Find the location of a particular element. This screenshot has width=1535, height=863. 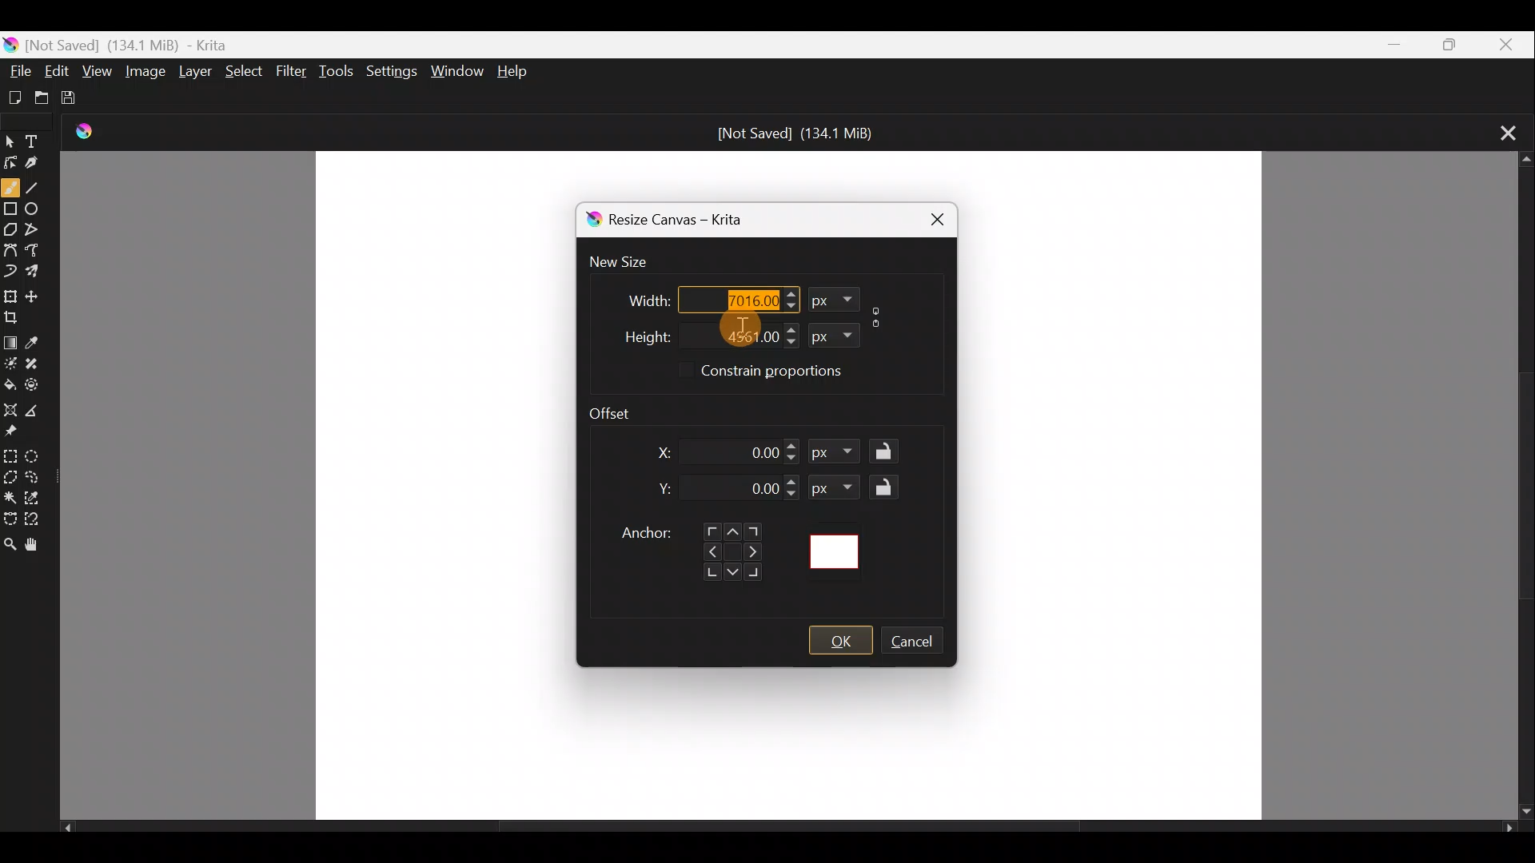

Select is located at coordinates (245, 71).